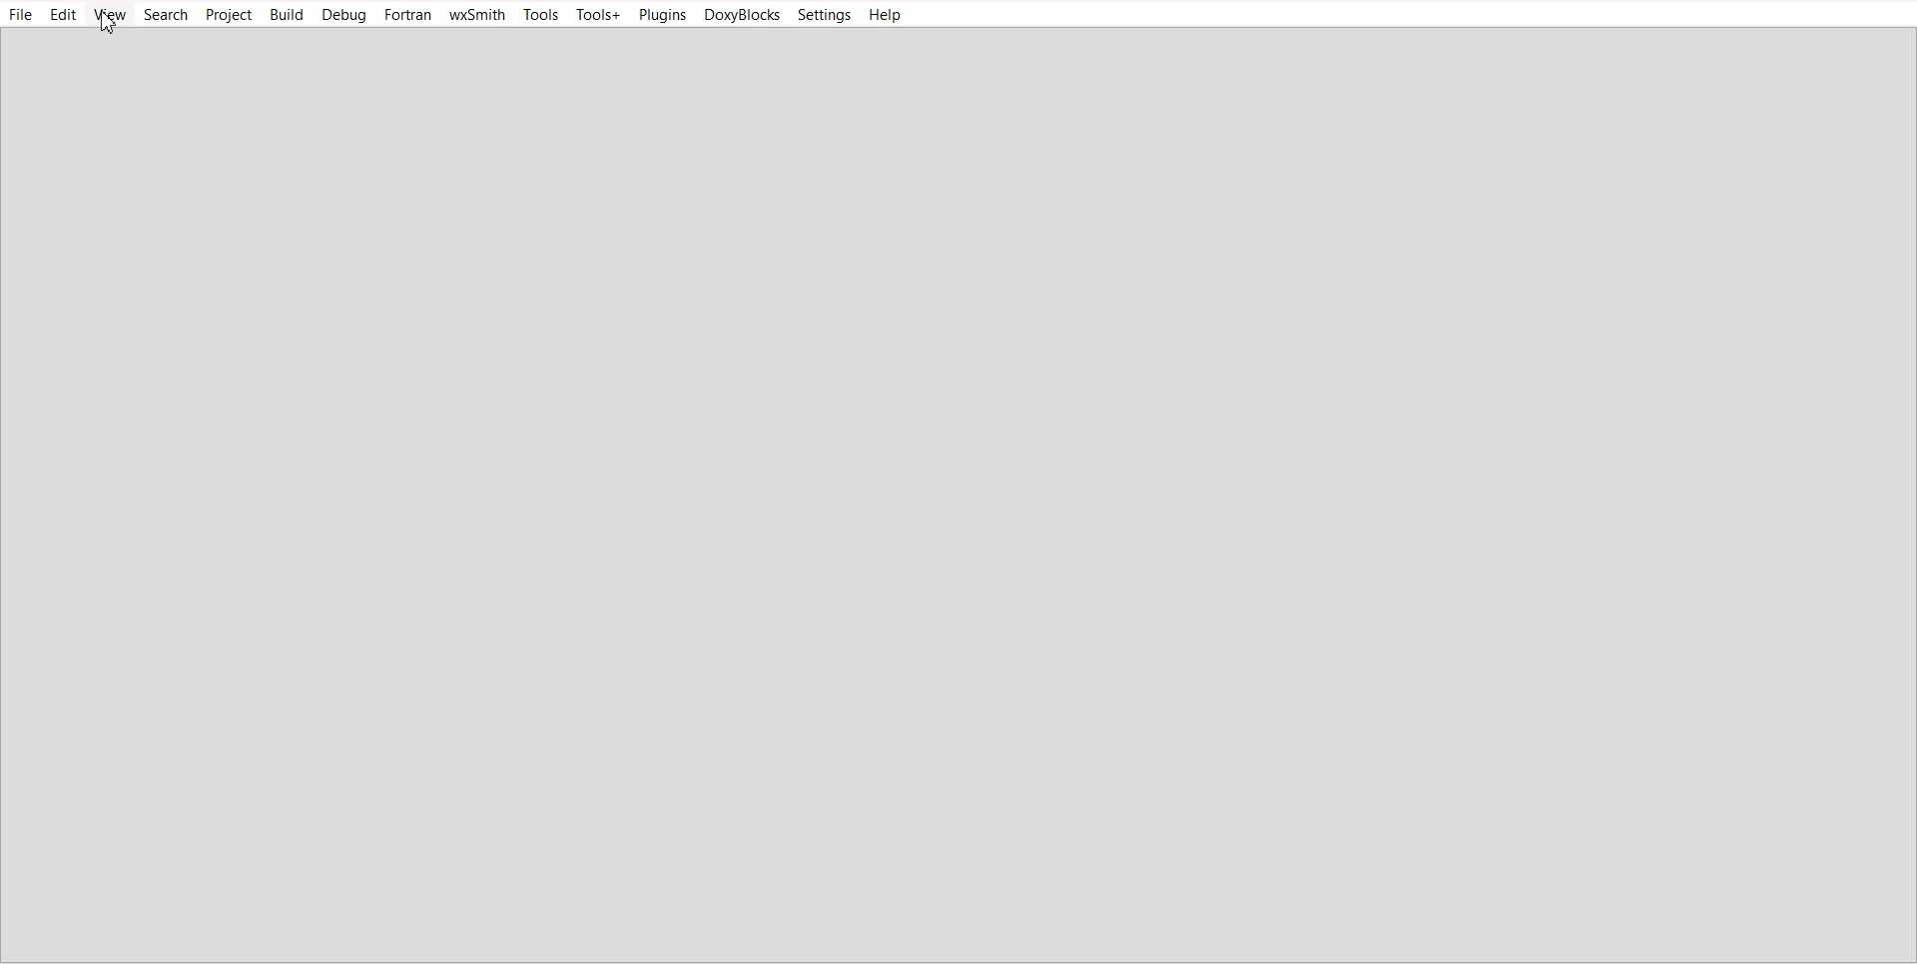 The width and height of the screenshot is (1917, 964). What do you see at coordinates (64, 15) in the screenshot?
I see `Edit` at bounding box center [64, 15].